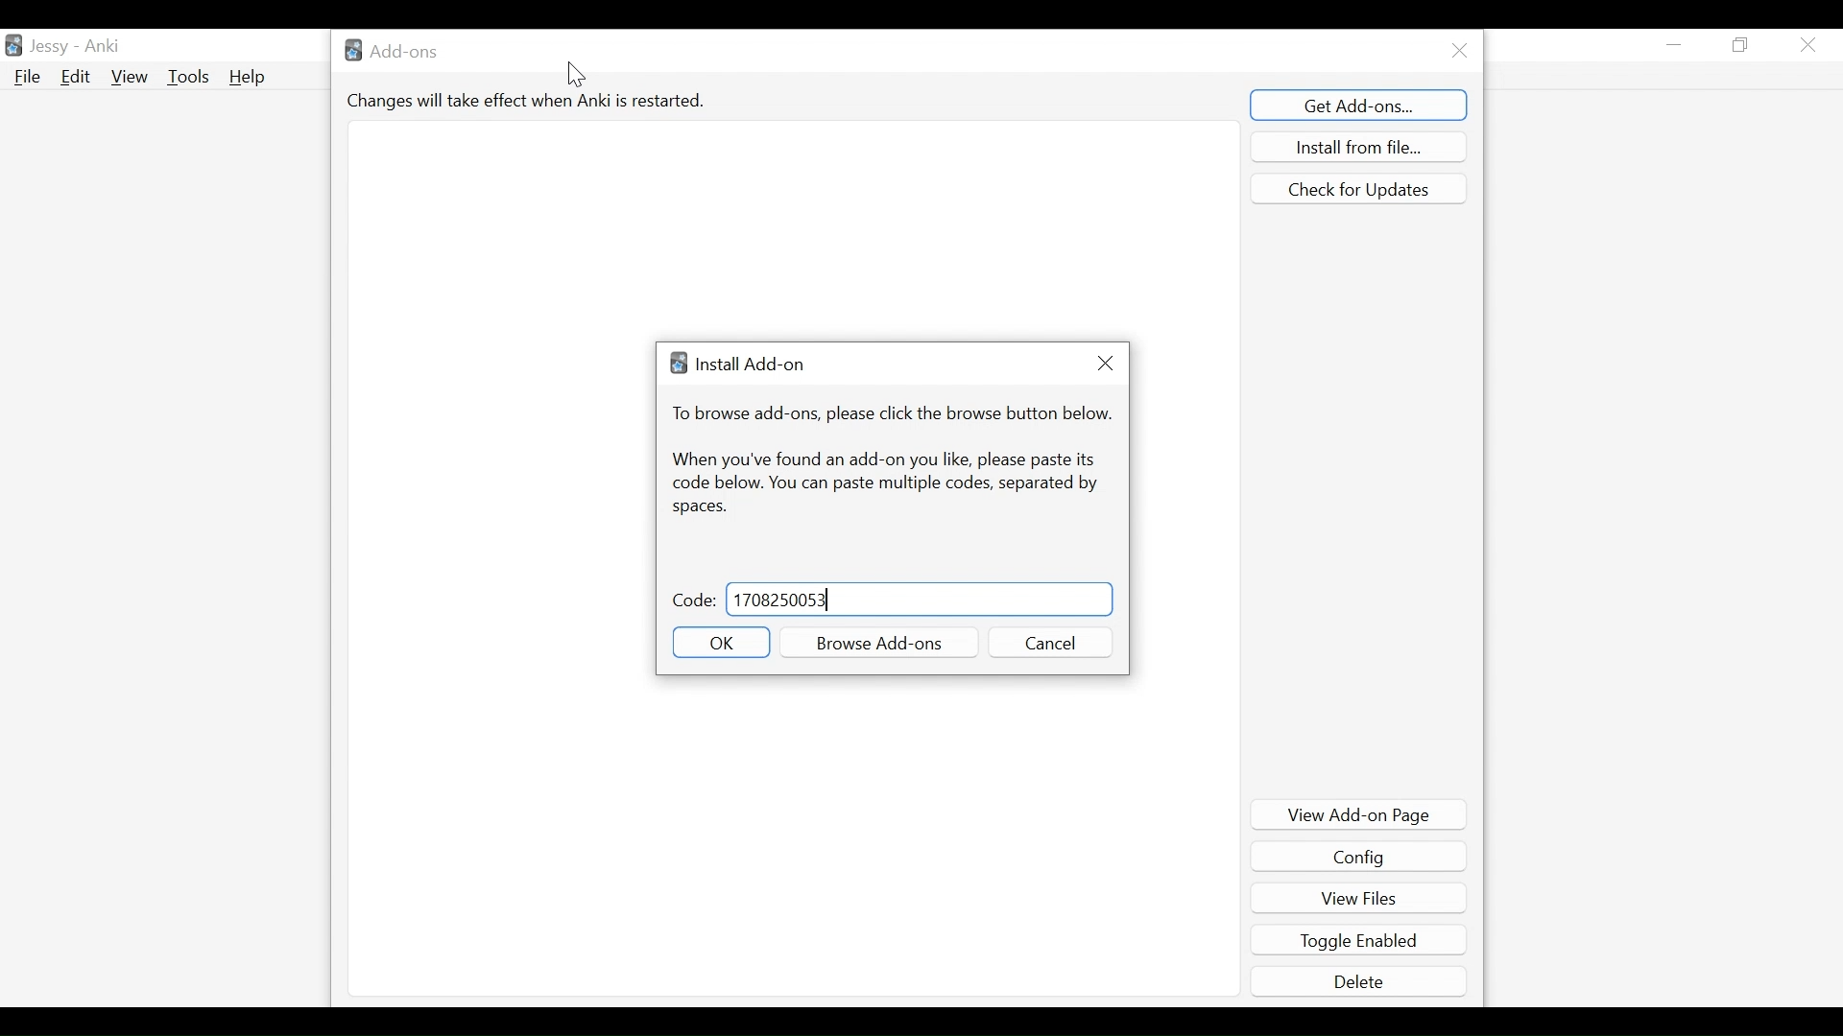 The width and height of the screenshot is (1843, 1036). What do you see at coordinates (1360, 814) in the screenshot?
I see `View Add-on Page` at bounding box center [1360, 814].